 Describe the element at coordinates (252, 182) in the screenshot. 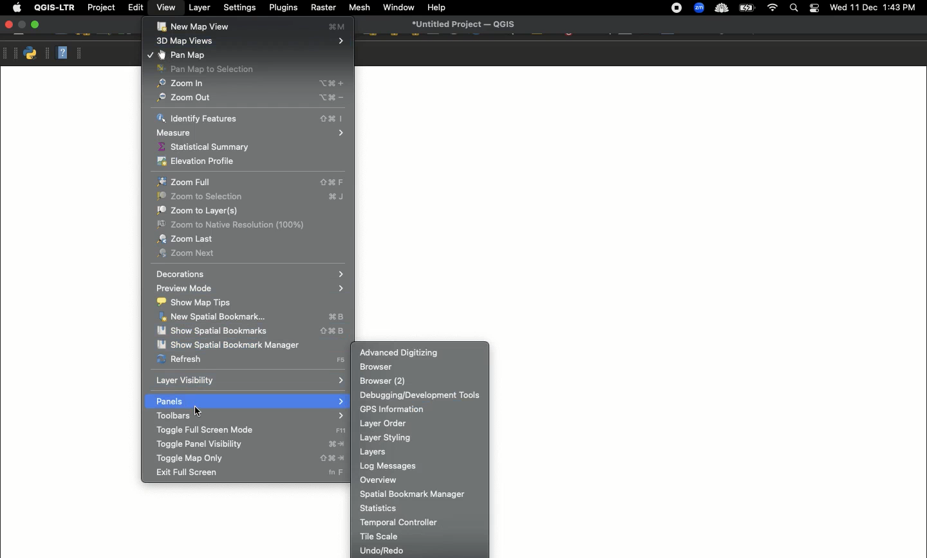

I see `Zoom full` at that location.